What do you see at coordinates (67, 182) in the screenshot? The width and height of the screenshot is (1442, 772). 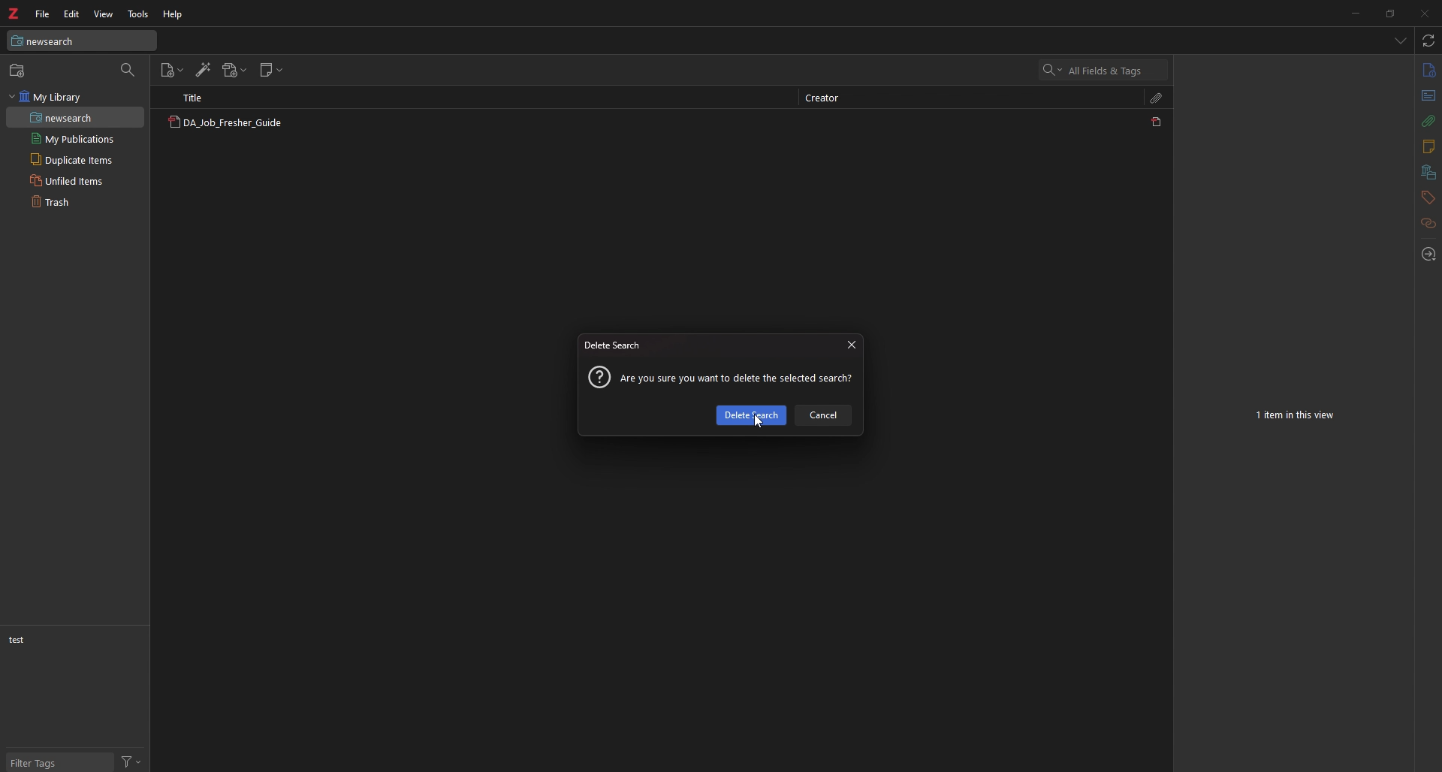 I see `Unfiled items` at bounding box center [67, 182].